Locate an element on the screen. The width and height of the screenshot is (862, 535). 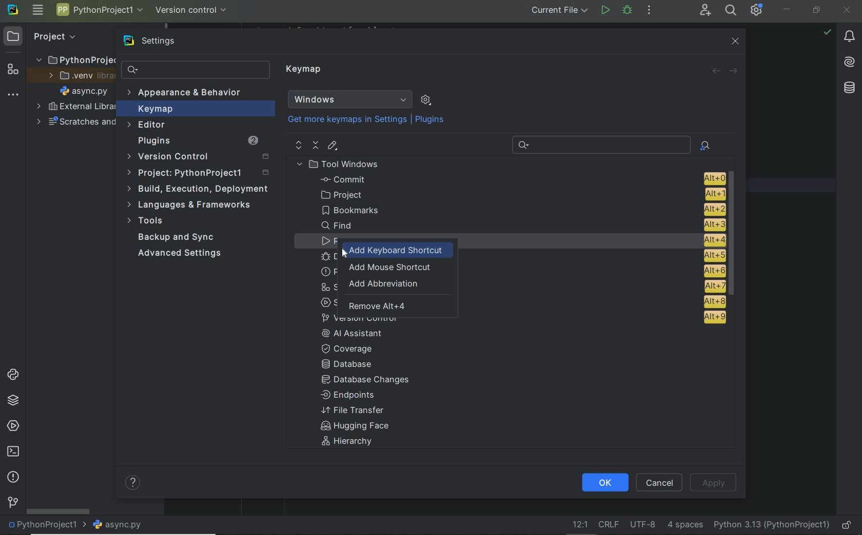
Cursor Position is located at coordinates (344, 253).